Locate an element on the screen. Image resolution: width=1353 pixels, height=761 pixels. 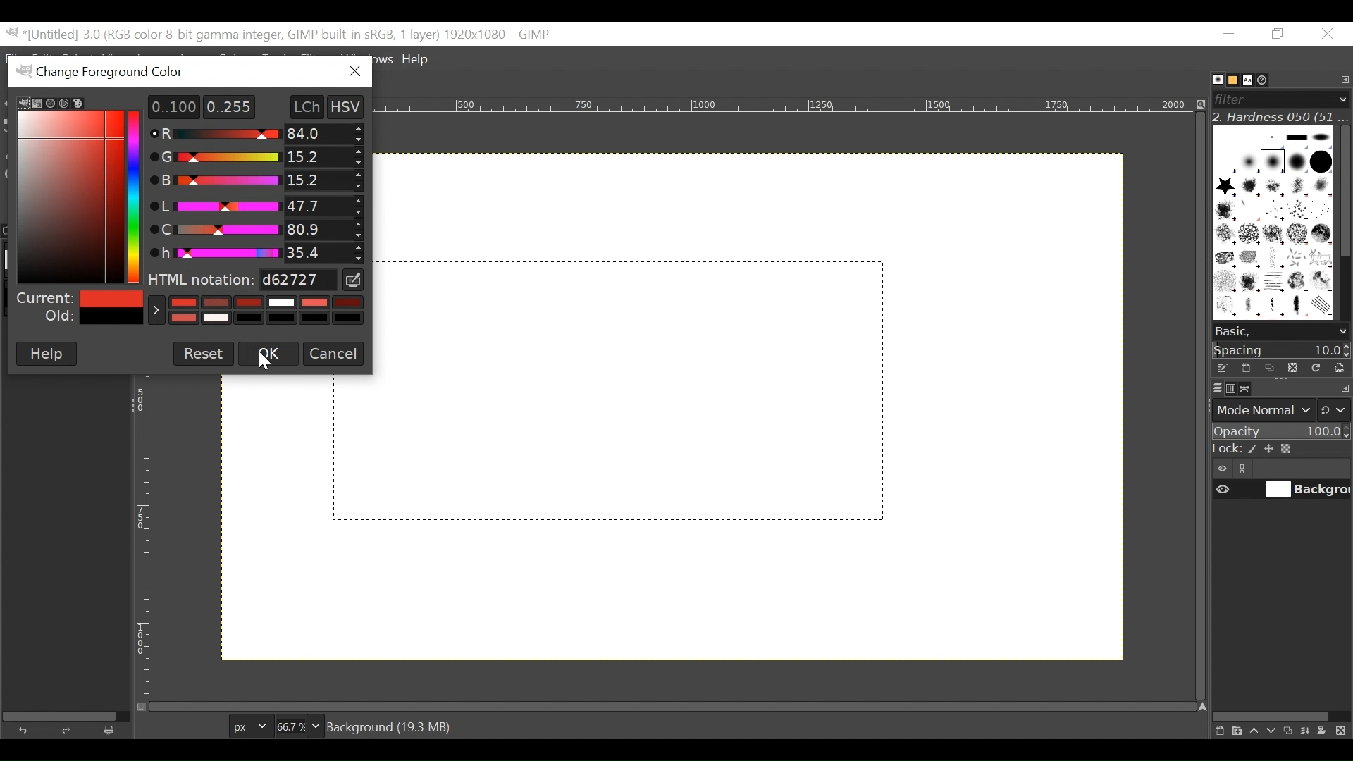
Layers is located at coordinates (1209, 388).